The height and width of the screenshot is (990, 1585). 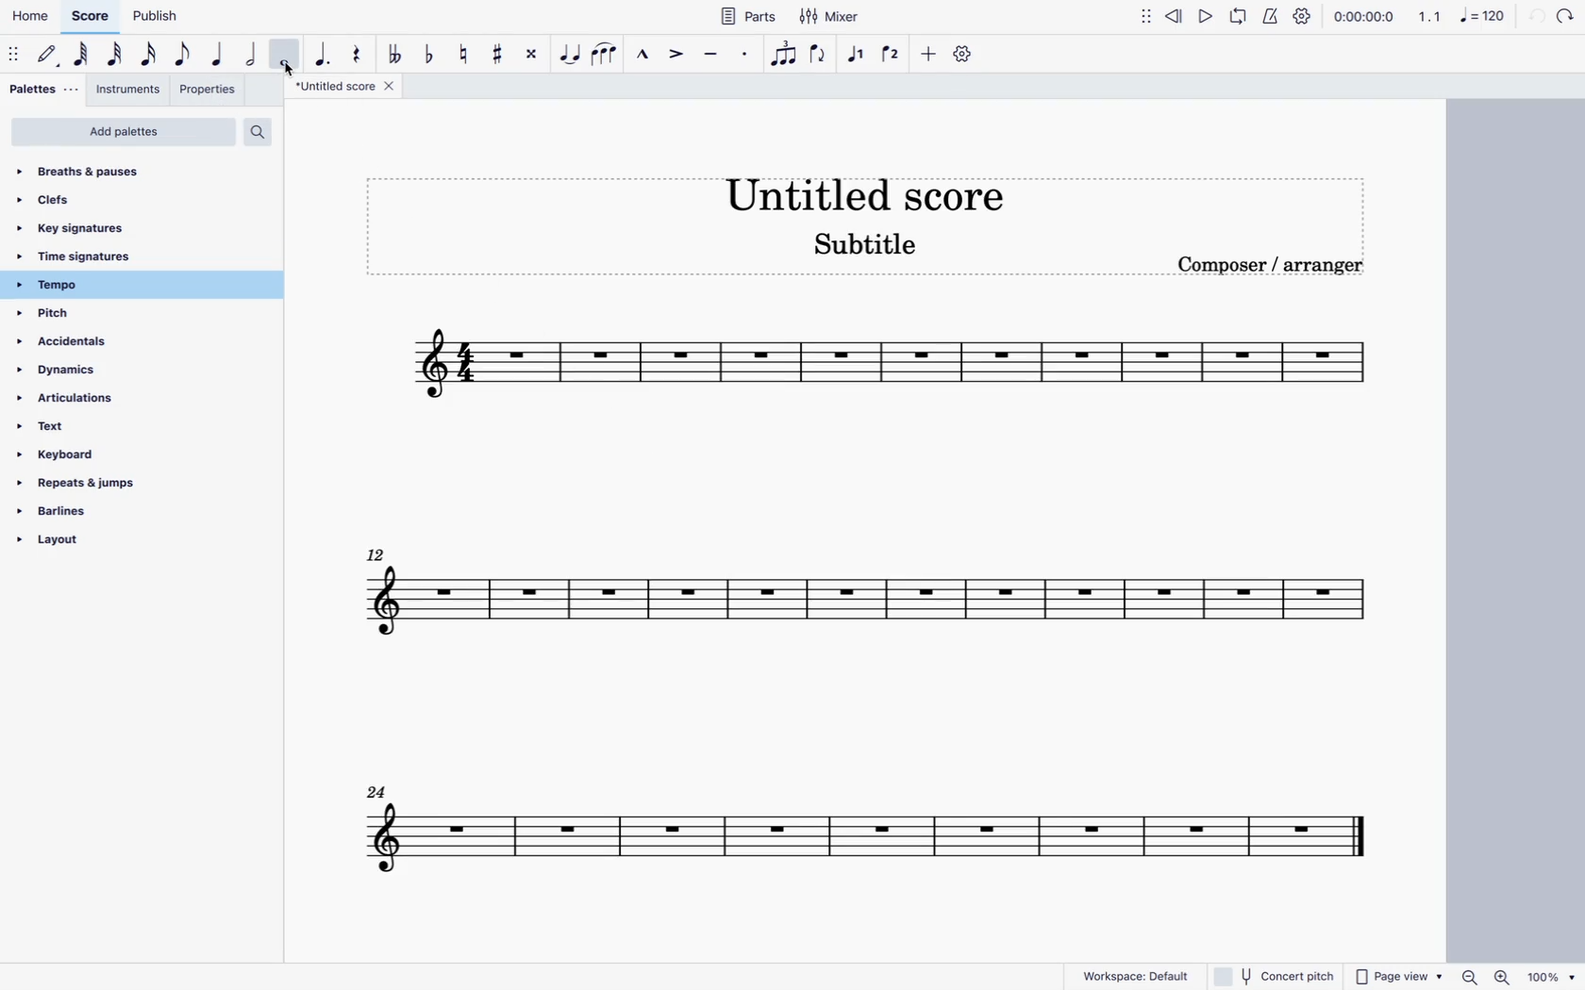 What do you see at coordinates (111, 54) in the screenshot?
I see `32nd note` at bounding box center [111, 54].